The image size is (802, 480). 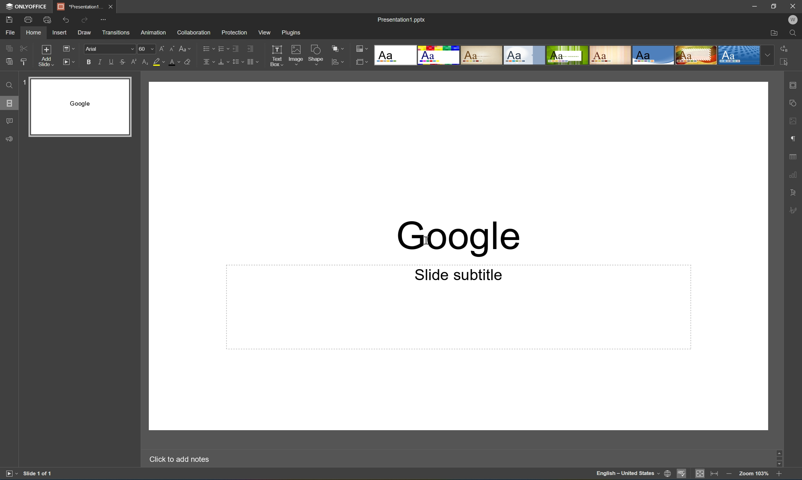 What do you see at coordinates (9, 122) in the screenshot?
I see `Comments` at bounding box center [9, 122].